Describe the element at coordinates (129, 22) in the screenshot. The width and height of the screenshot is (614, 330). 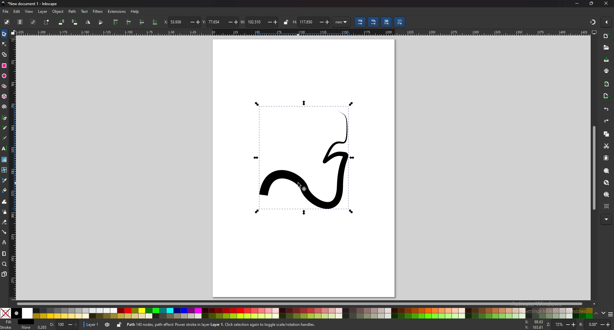
I see `raise selection one step` at that location.